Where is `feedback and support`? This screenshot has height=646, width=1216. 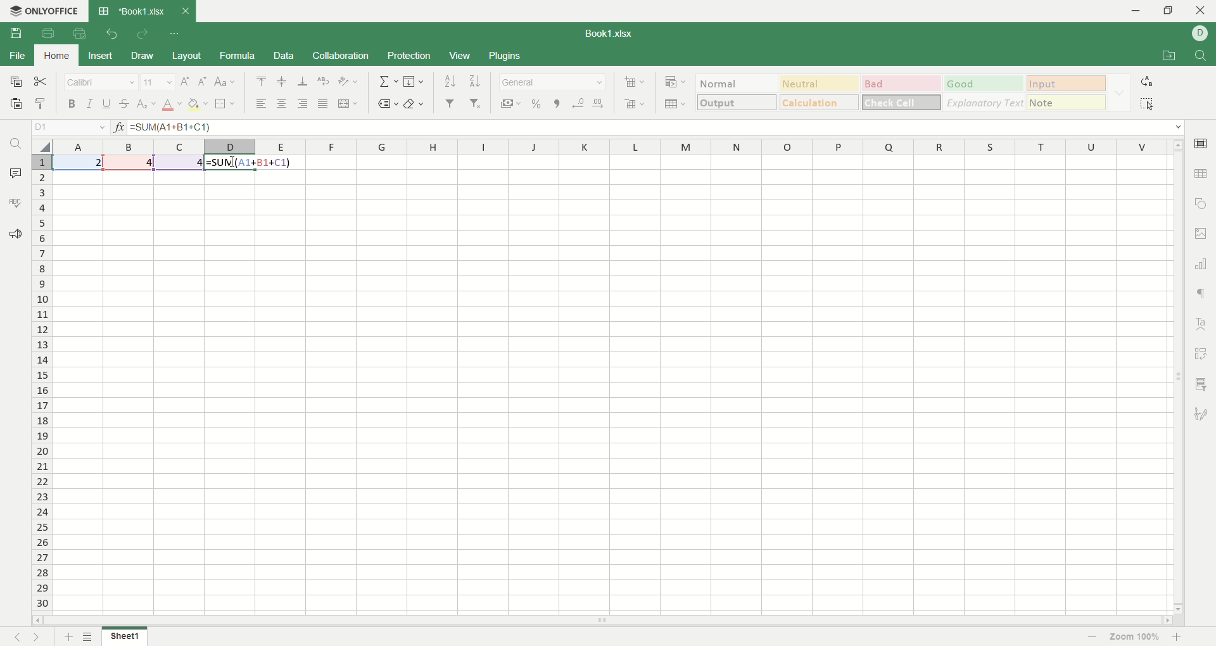 feedback and support is located at coordinates (14, 233).